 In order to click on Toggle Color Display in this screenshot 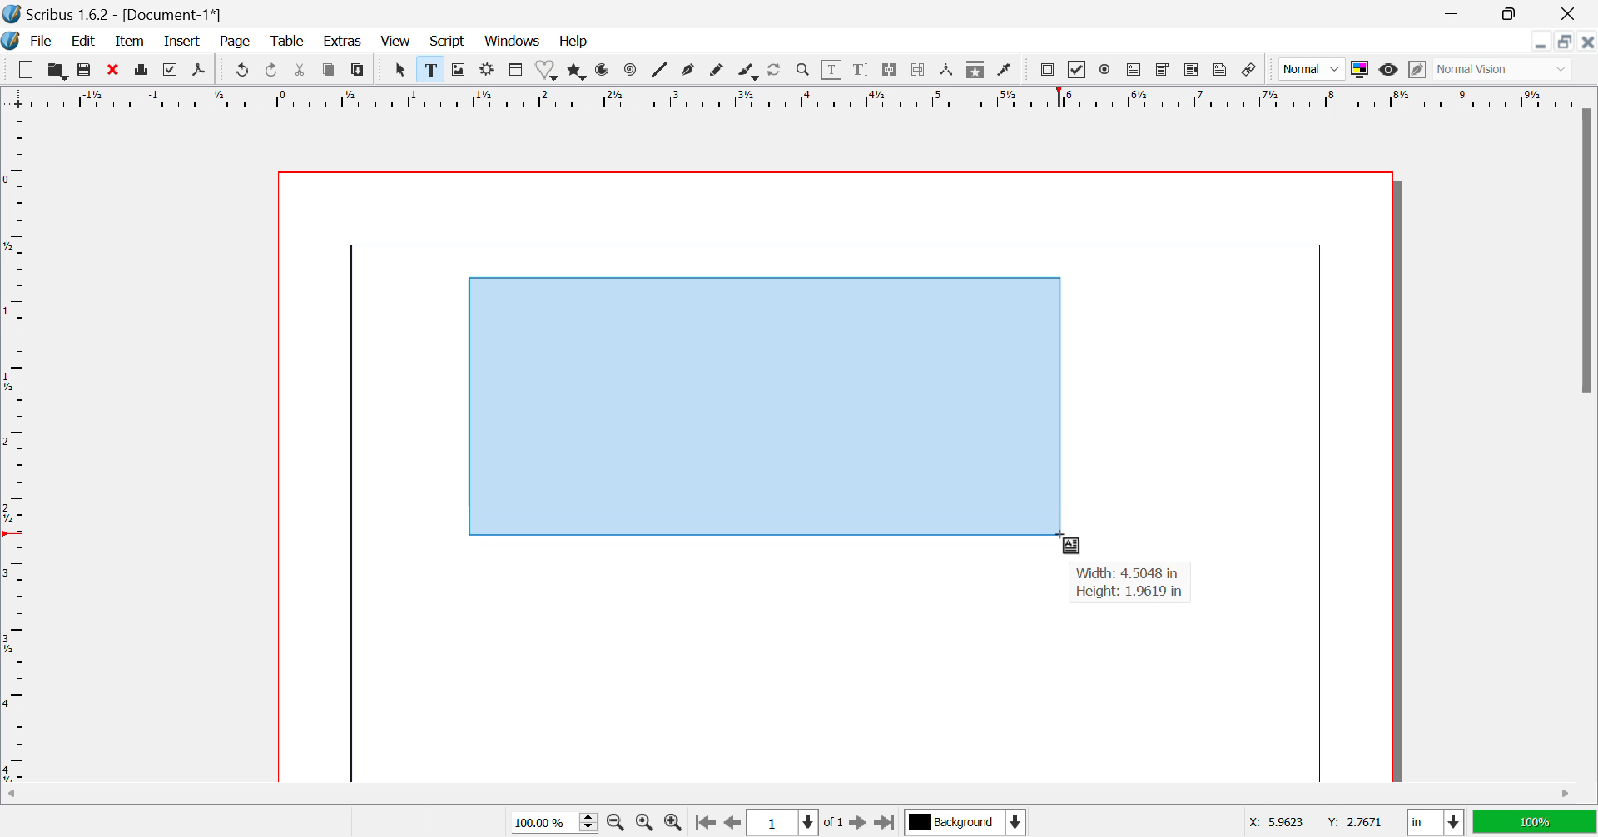, I will do `click(1362, 71)`.